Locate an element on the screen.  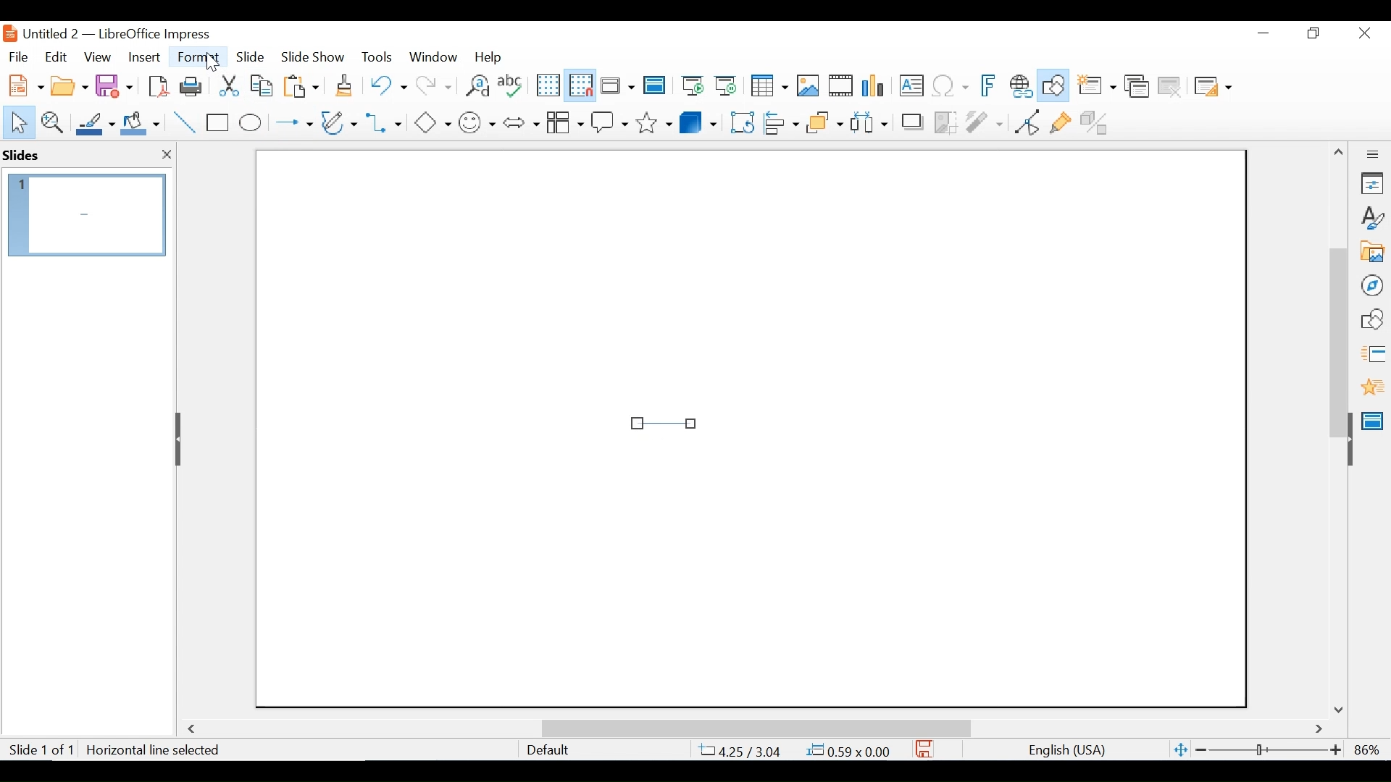
Block Arrows is located at coordinates (520, 122).